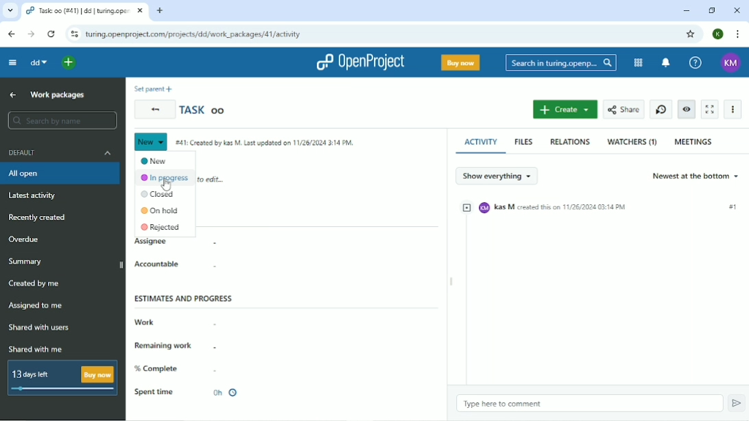  I want to click on MEETINGS, so click(694, 141).